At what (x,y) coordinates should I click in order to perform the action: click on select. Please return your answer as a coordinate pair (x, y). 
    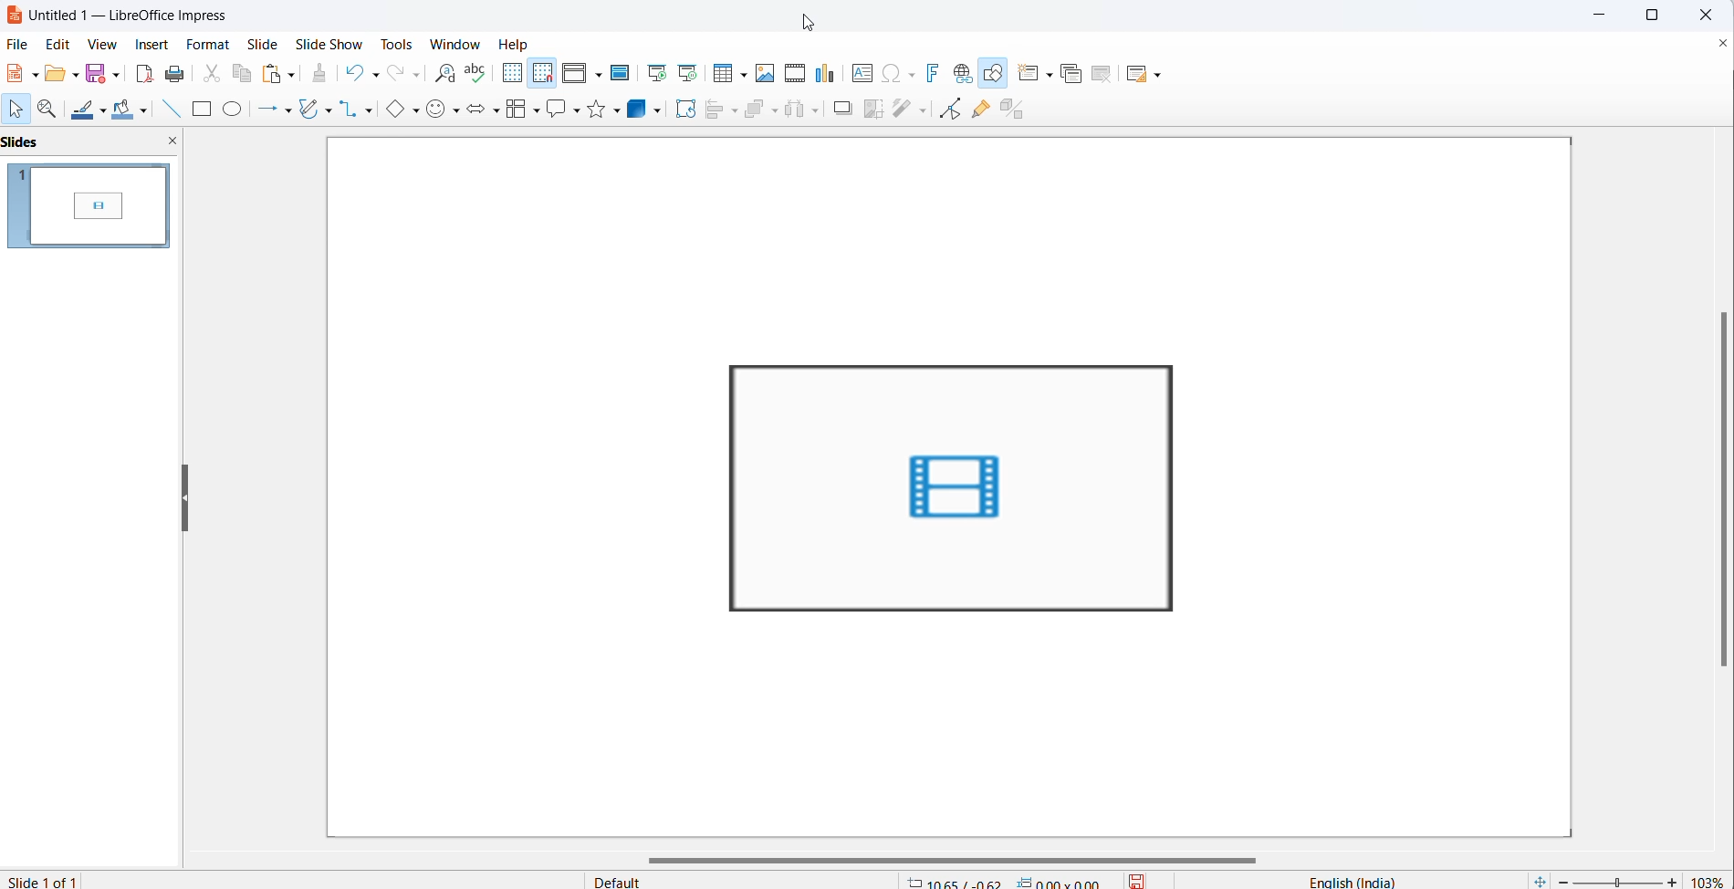
    Looking at the image, I should click on (18, 110).